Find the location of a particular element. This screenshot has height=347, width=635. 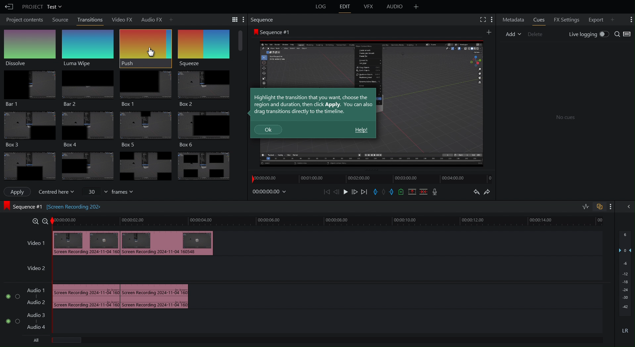

Cursor is located at coordinates (151, 52).